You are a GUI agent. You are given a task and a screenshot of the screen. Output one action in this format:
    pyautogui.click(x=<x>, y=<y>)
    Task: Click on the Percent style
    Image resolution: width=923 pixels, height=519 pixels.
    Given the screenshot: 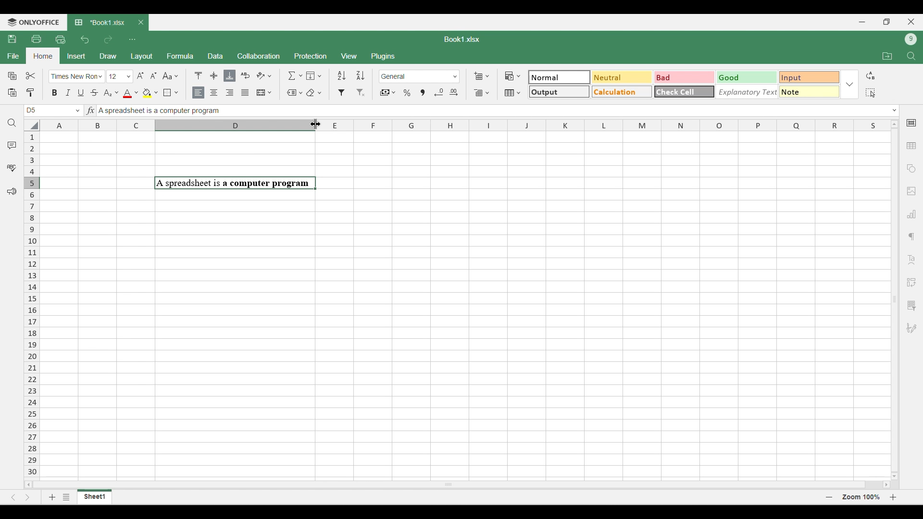 What is the action you would take?
    pyautogui.click(x=407, y=93)
    